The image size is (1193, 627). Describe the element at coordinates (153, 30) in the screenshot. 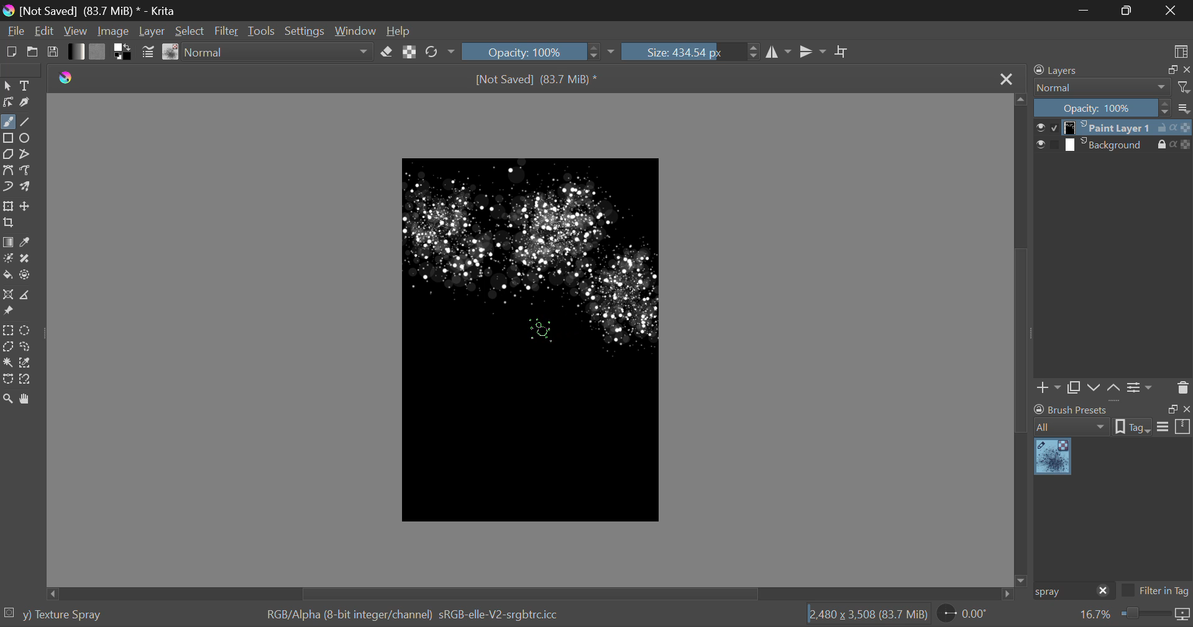

I see `Layer` at that location.